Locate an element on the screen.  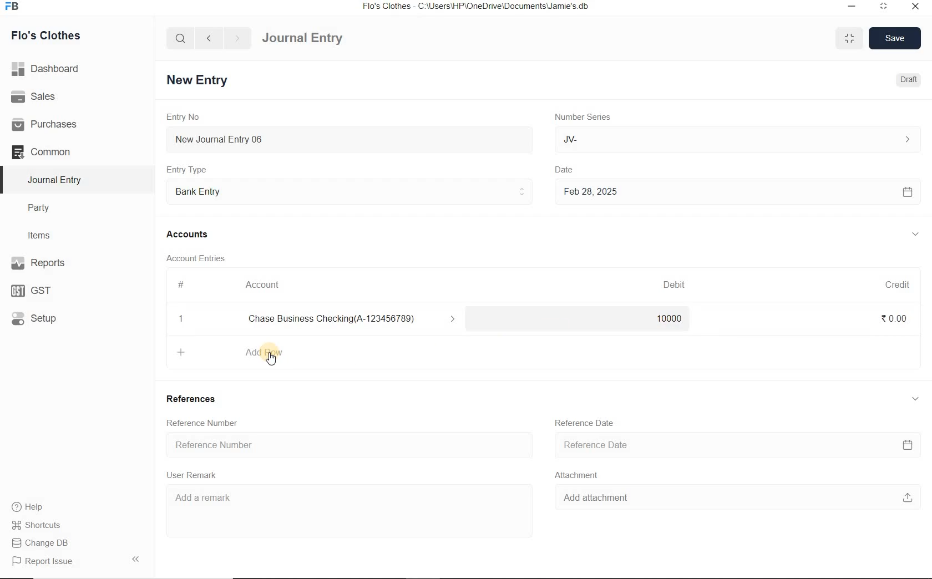
Date is located at coordinates (572, 168).